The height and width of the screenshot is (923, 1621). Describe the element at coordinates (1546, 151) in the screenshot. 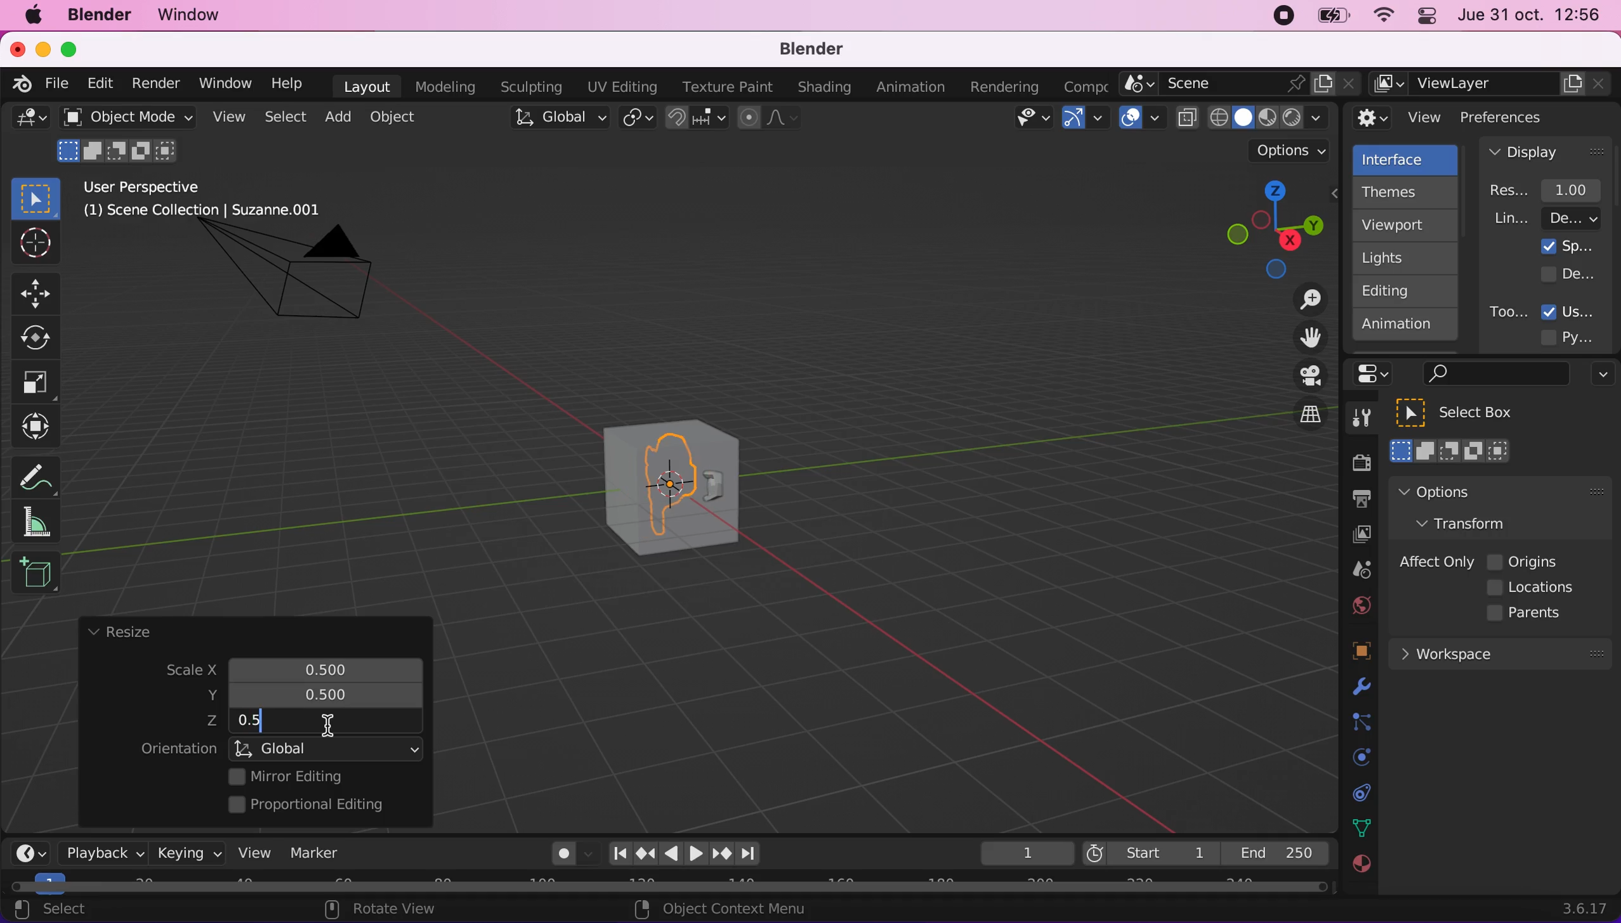

I see `display panel` at that location.